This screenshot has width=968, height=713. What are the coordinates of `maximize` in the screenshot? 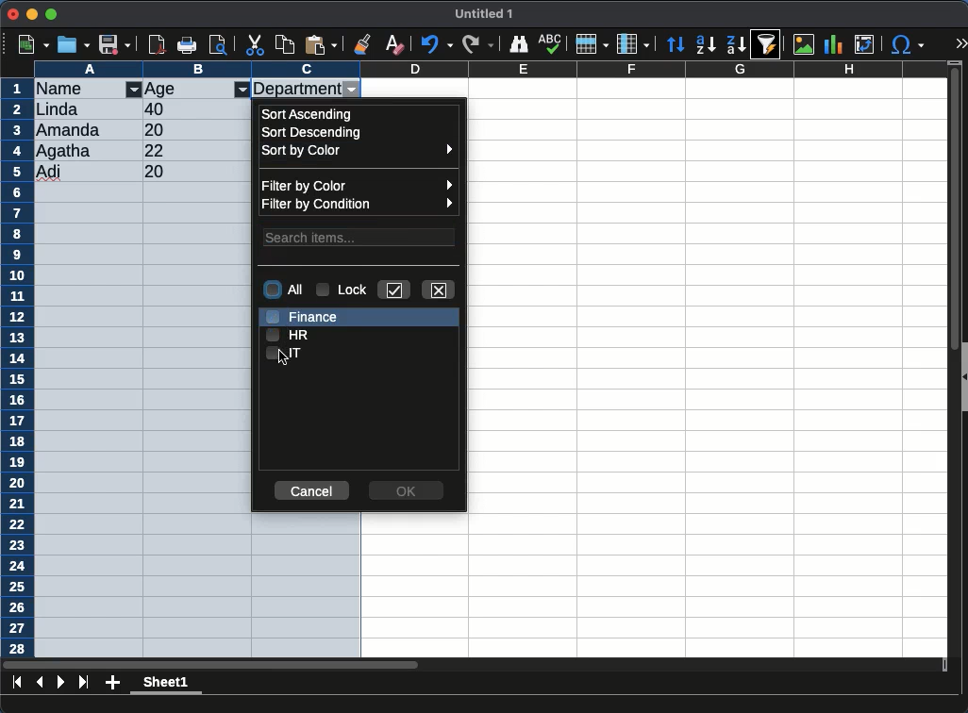 It's located at (53, 13).